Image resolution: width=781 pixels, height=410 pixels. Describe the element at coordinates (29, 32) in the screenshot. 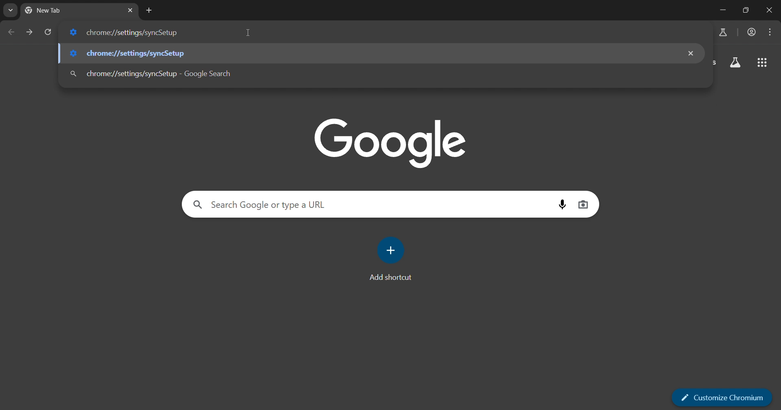

I see `go forward page` at that location.